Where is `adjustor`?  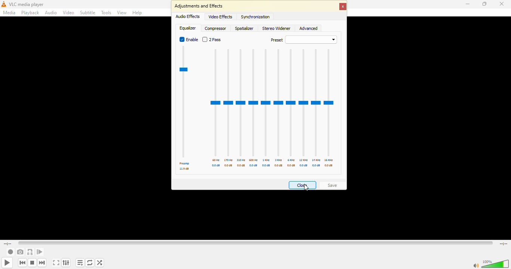 adjustor is located at coordinates (291, 103).